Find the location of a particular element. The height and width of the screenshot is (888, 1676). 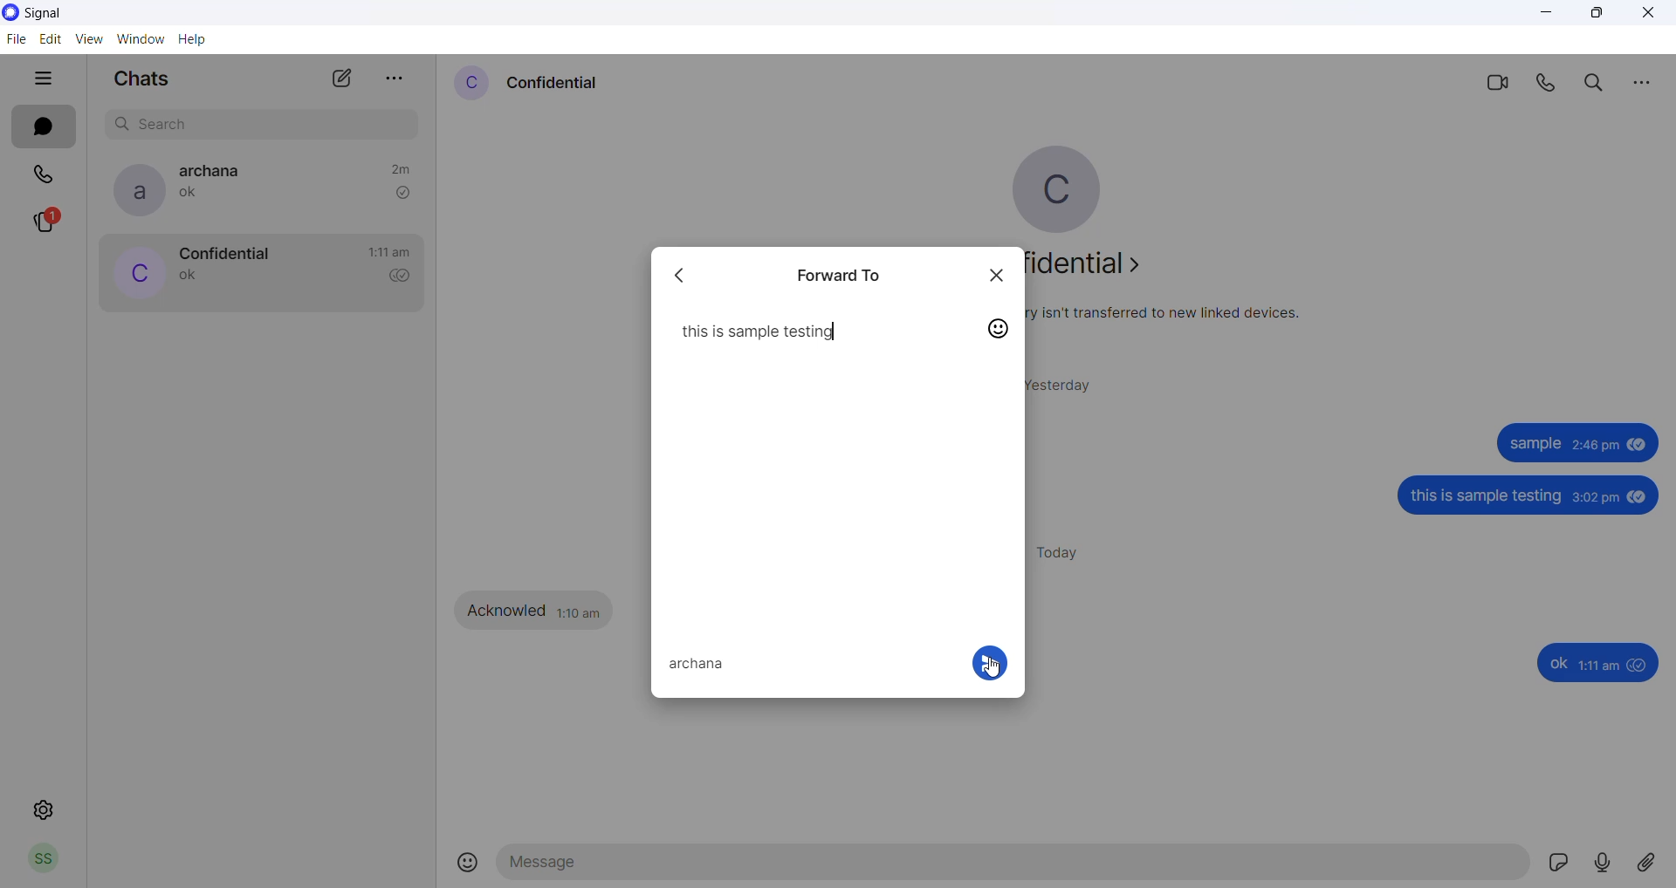

message text area is located at coordinates (1015, 867).